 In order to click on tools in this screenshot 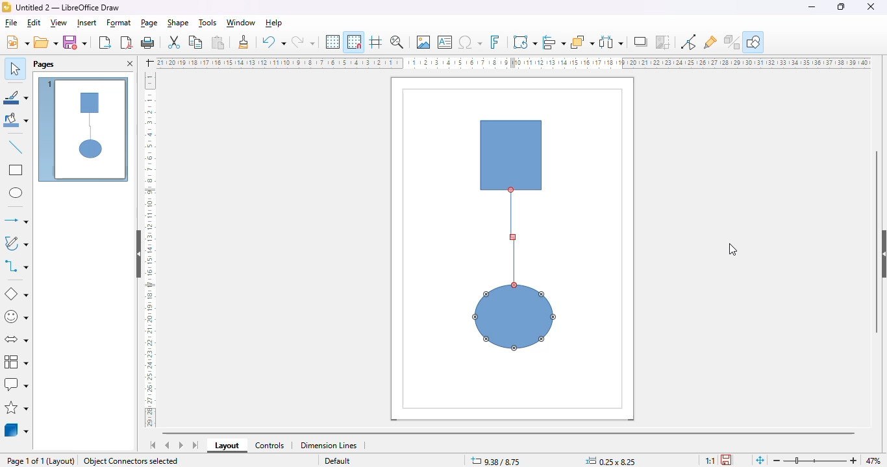, I will do `click(208, 23)`.